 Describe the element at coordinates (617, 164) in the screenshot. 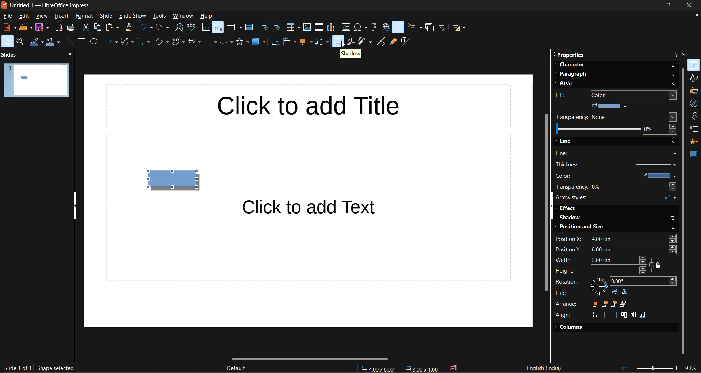

I see `thickness` at that location.